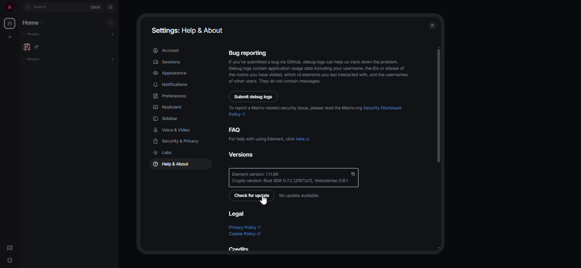  Describe the element at coordinates (238, 129) in the screenshot. I see `faq` at that location.